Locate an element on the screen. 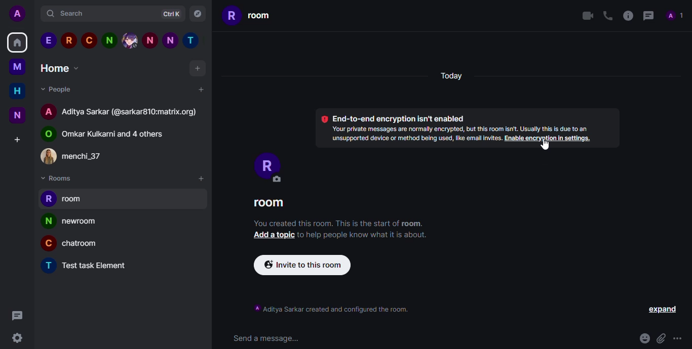 The image size is (692, 349). add is located at coordinates (202, 177).